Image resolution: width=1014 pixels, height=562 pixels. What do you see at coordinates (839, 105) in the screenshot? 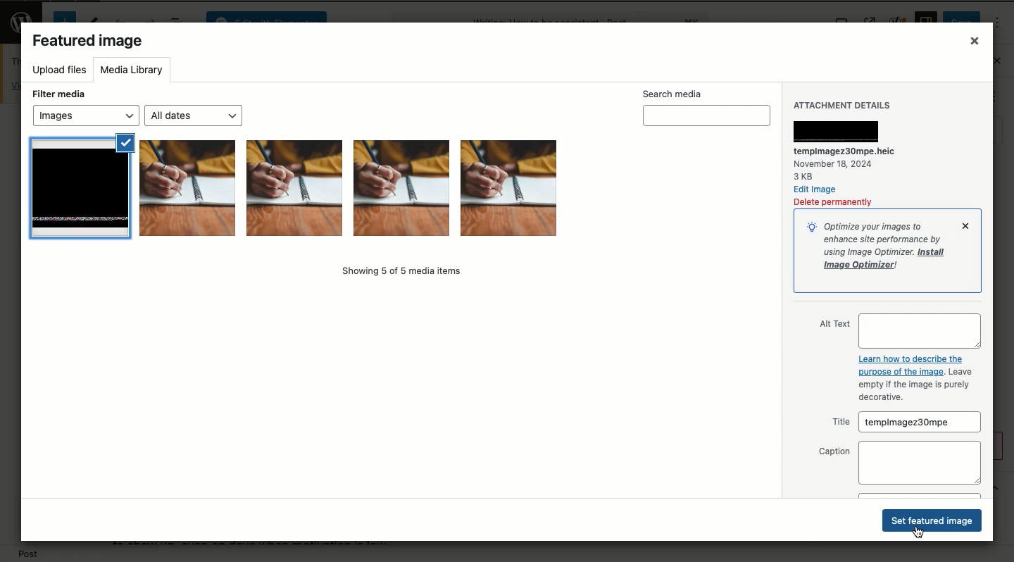
I see `Attachment details` at bounding box center [839, 105].